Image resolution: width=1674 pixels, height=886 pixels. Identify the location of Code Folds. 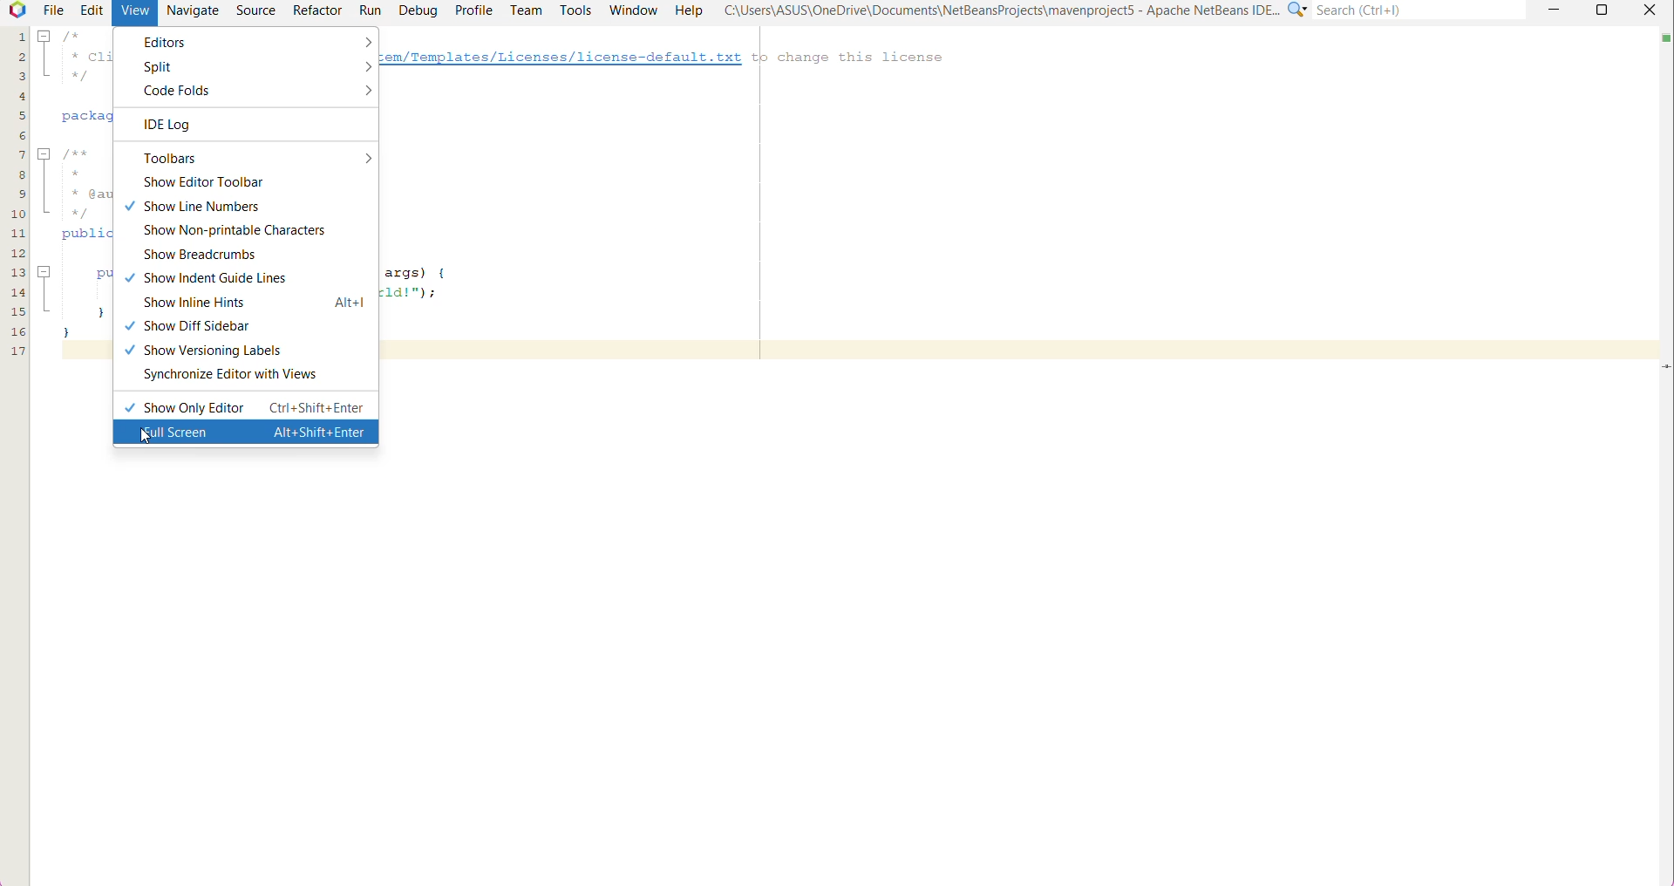
(255, 92).